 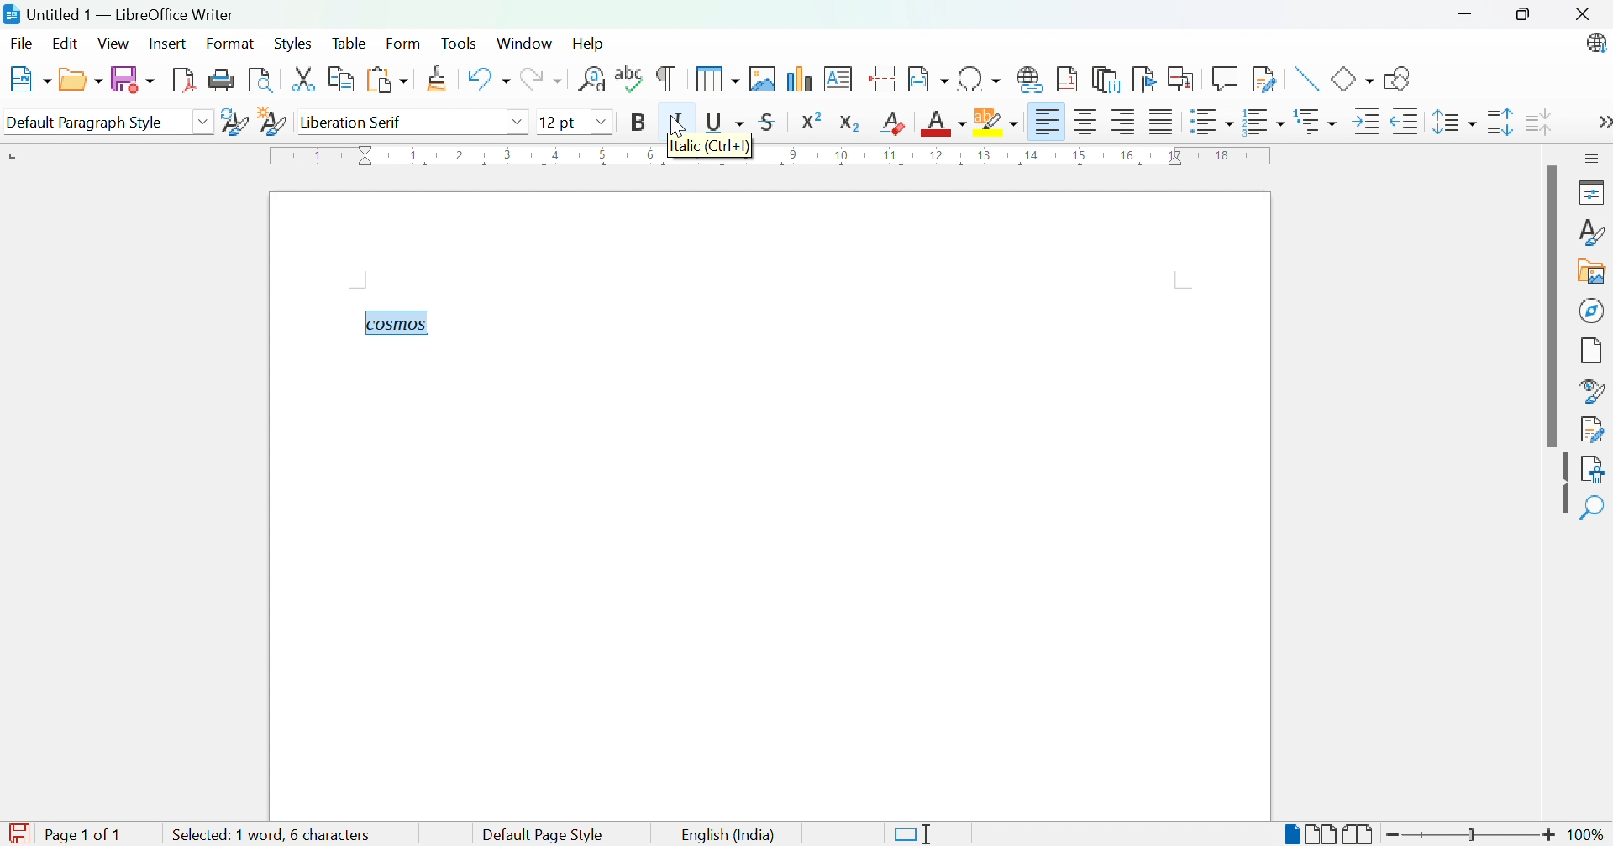 I want to click on Paste, so click(x=386, y=78).